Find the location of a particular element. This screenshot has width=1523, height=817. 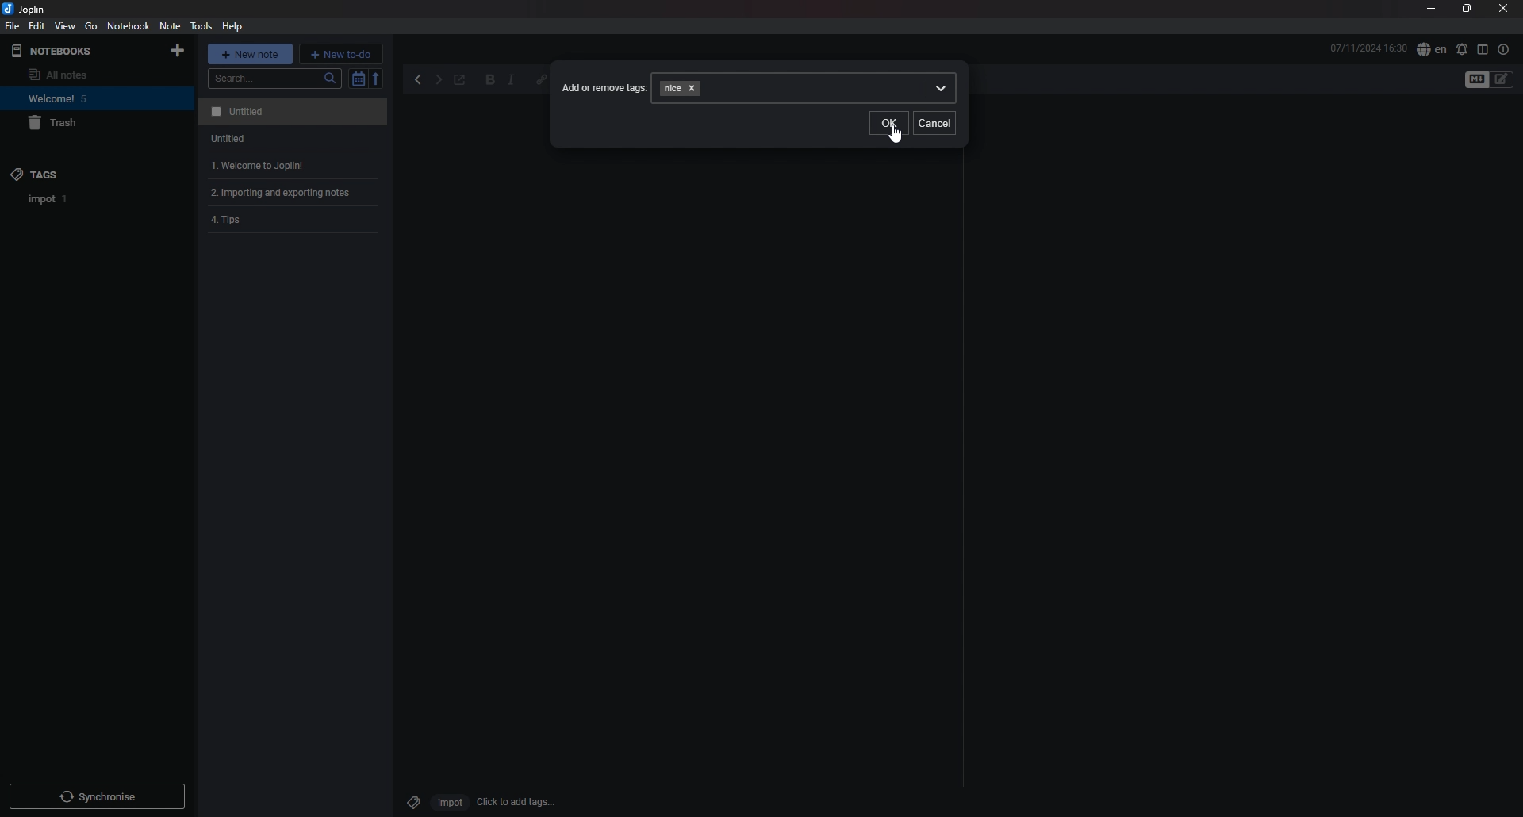

hyperlink is located at coordinates (541, 79).